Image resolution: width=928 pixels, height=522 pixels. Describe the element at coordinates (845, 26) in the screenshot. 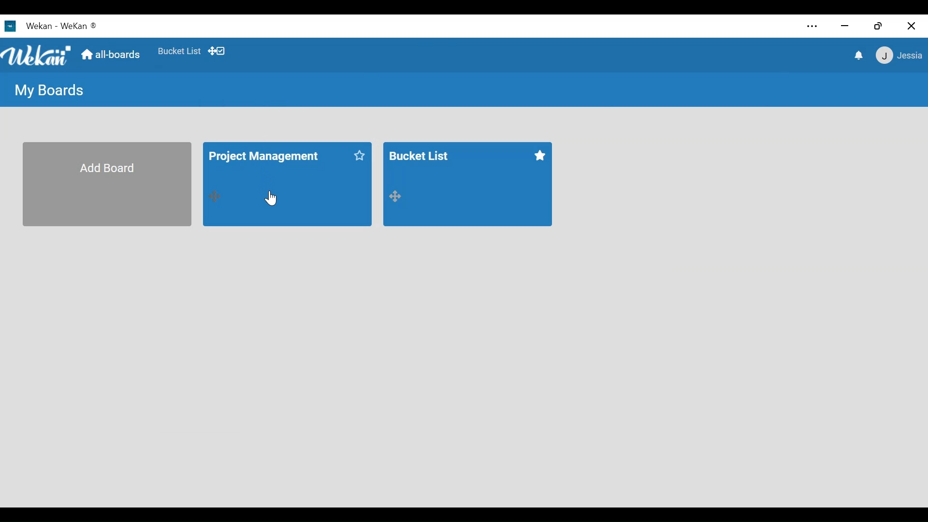

I see `minimize` at that location.